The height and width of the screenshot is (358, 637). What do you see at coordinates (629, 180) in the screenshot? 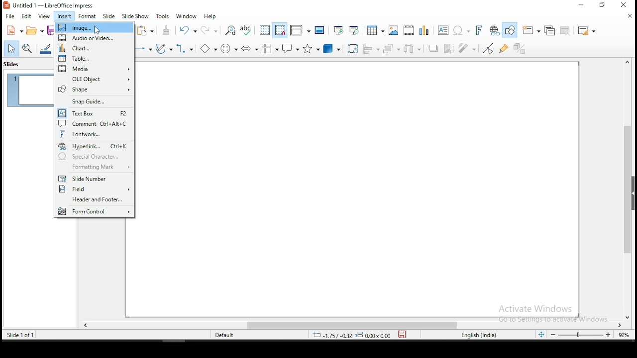
I see `scroll bar` at bounding box center [629, 180].